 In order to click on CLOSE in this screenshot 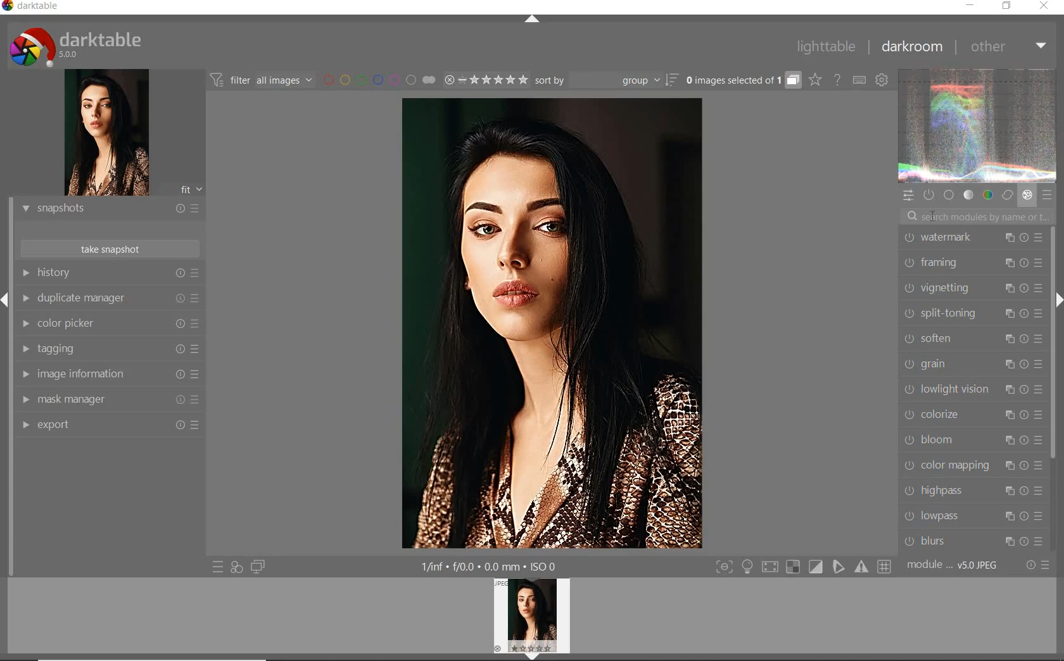, I will do `click(1046, 6)`.